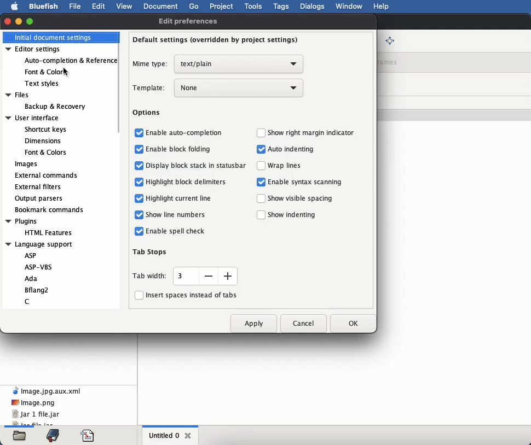 The width and height of the screenshot is (531, 445). What do you see at coordinates (254, 7) in the screenshot?
I see `tools` at bounding box center [254, 7].